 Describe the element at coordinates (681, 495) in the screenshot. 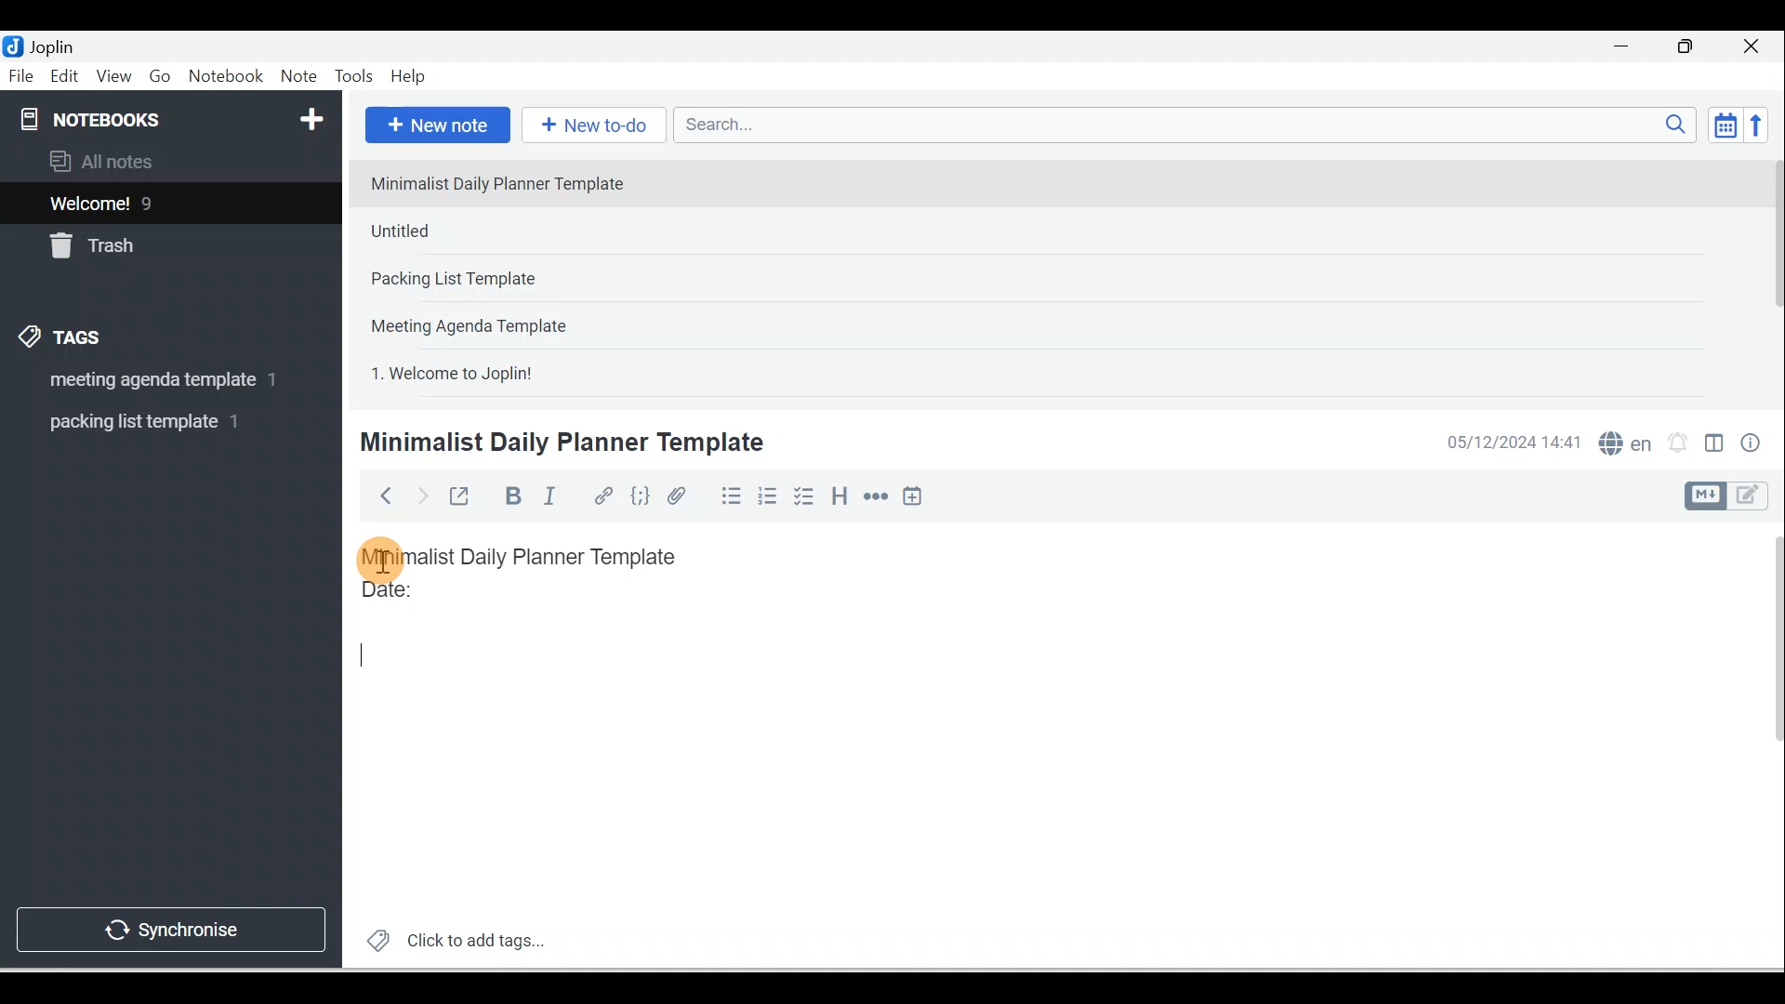

I see `Attach file` at that location.